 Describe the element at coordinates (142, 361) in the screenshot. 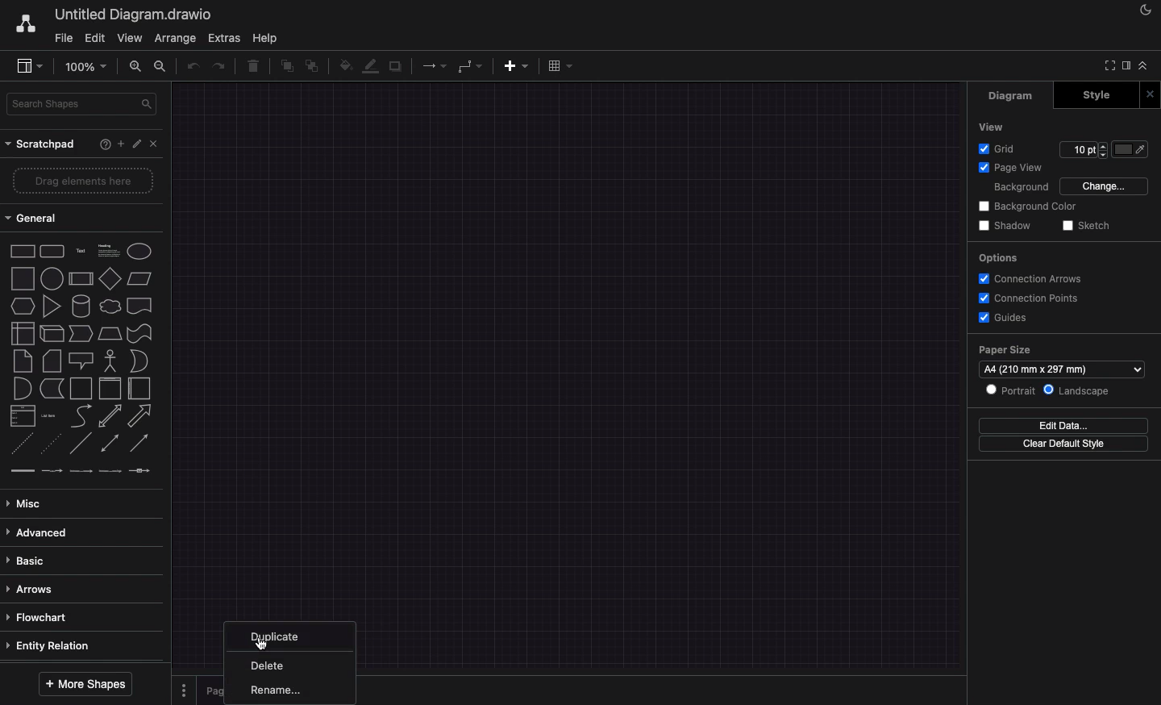

I see `or` at that location.